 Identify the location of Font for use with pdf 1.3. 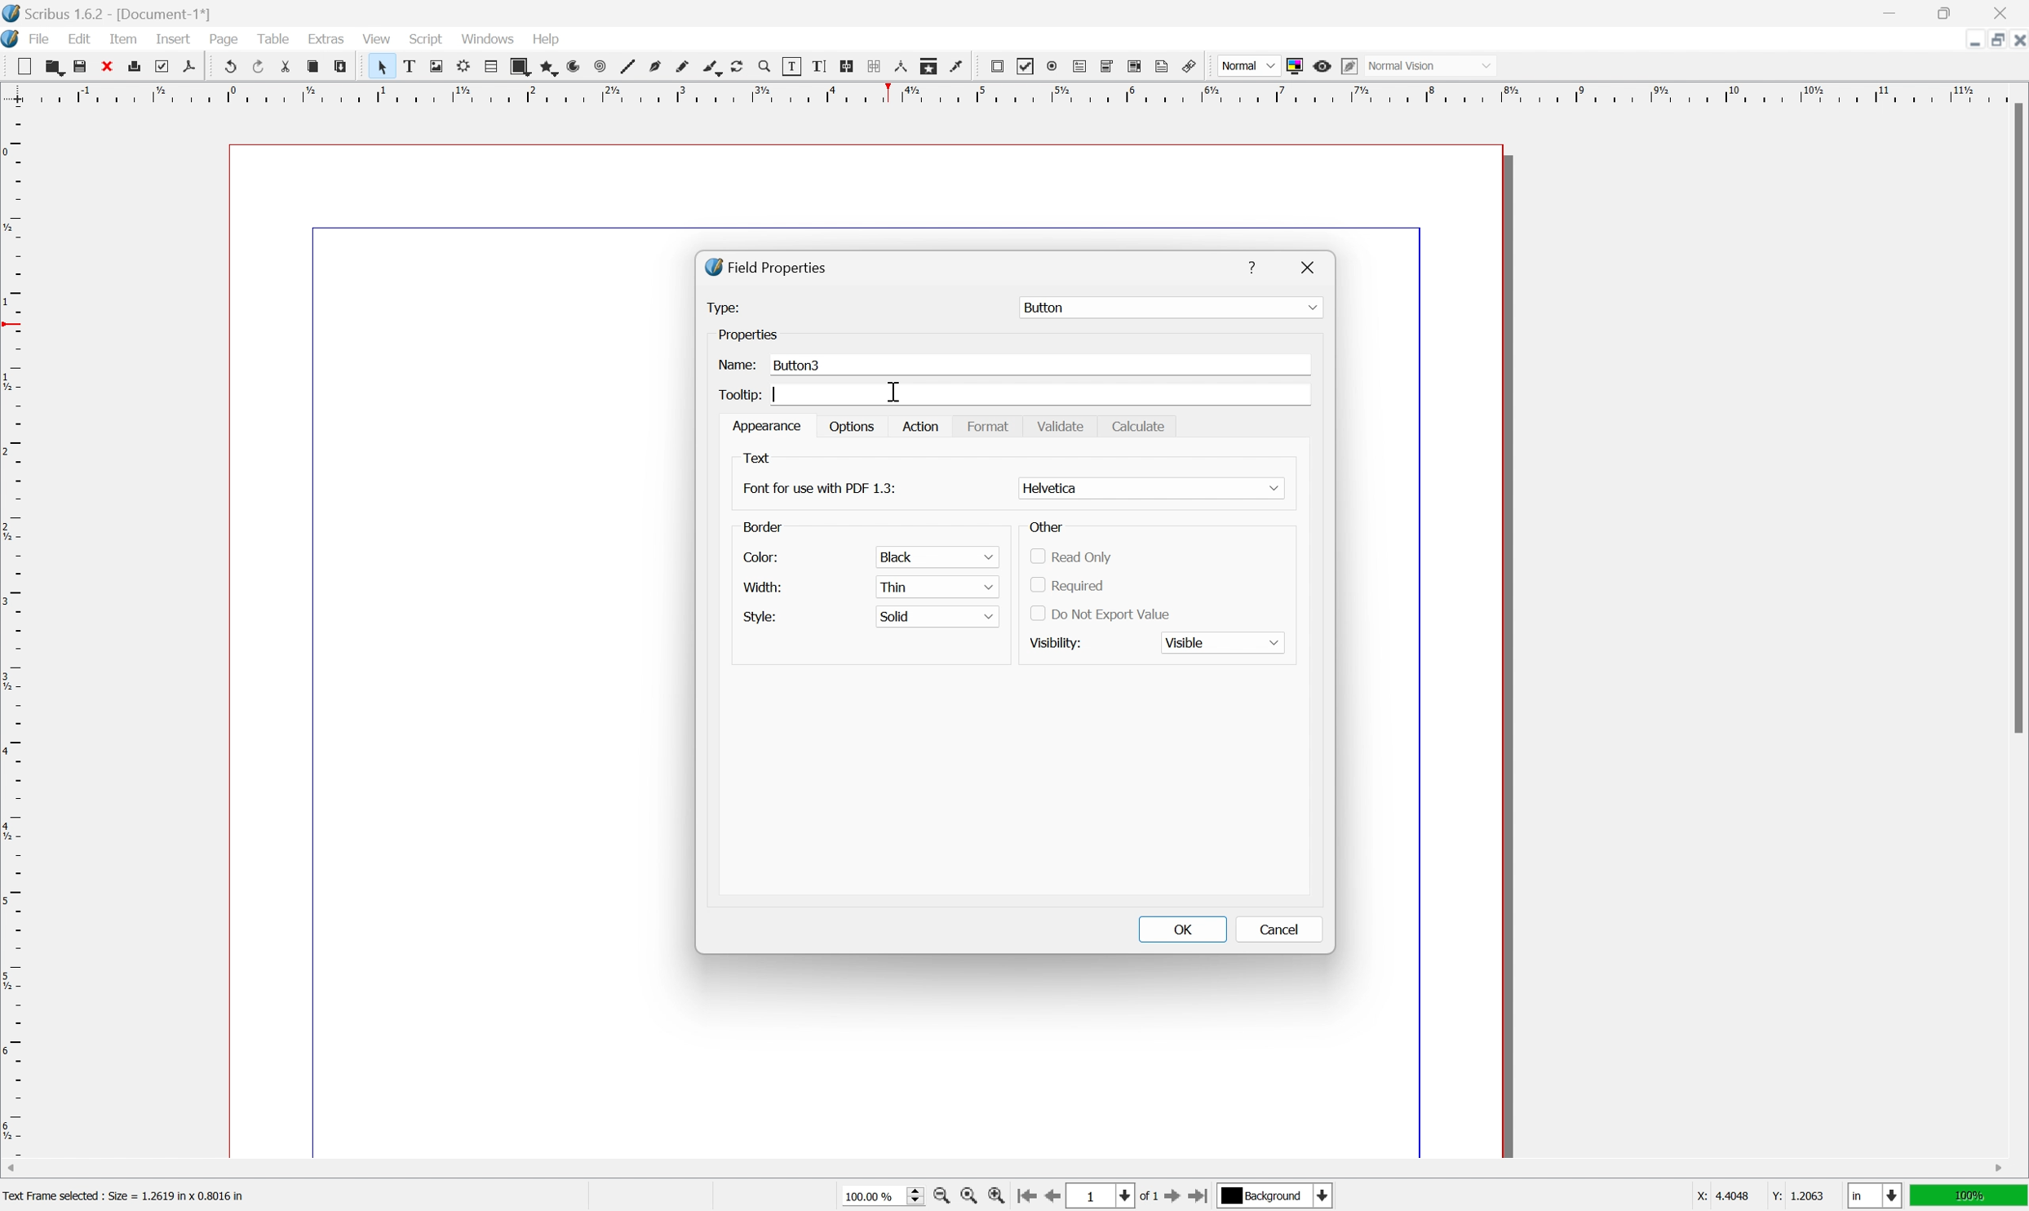
(821, 487).